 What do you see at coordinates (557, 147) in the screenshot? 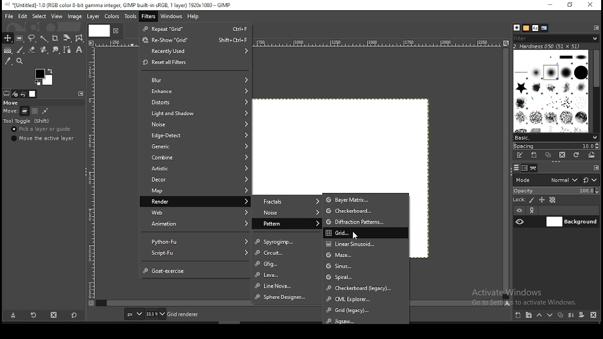
I see `spacing` at bounding box center [557, 147].